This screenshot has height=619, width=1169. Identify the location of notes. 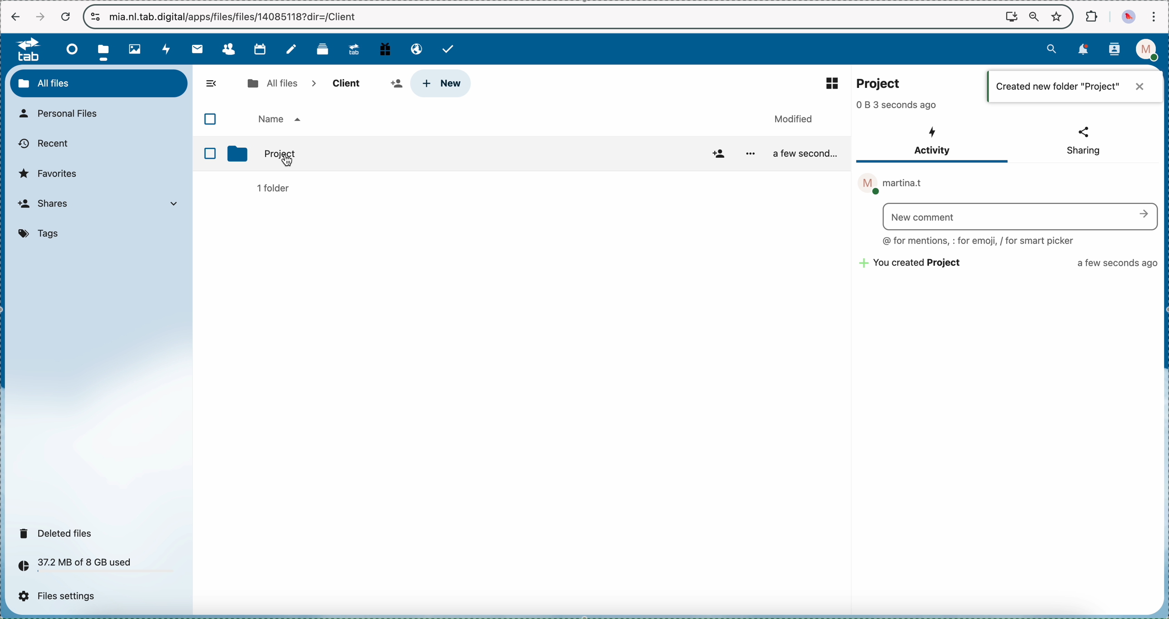
(293, 49).